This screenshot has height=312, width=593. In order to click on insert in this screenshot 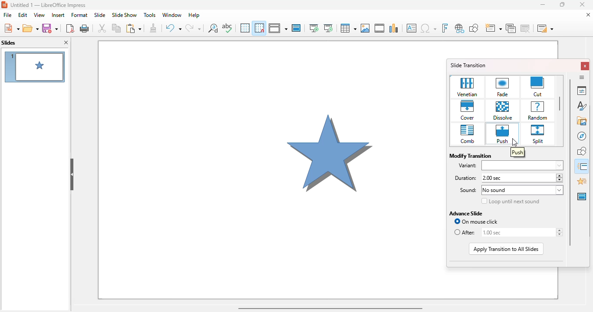, I will do `click(59, 15)`.